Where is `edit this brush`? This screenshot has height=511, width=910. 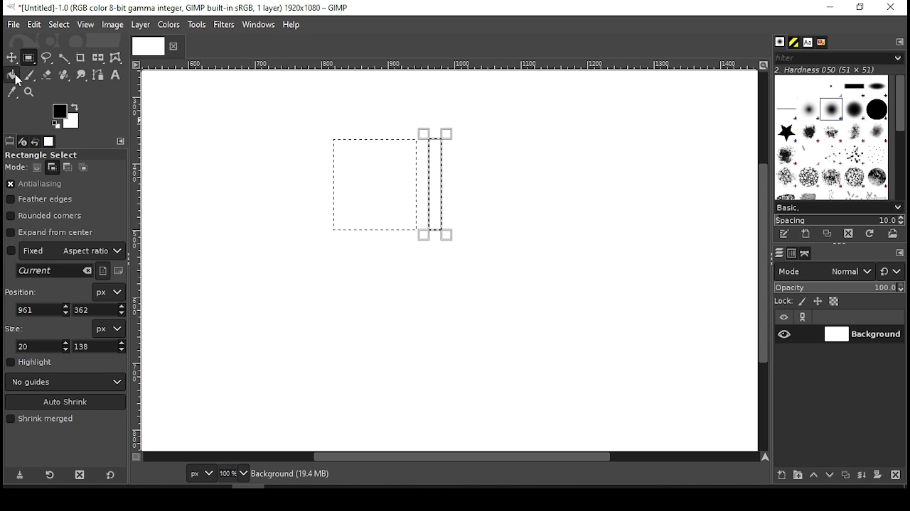 edit this brush is located at coordinates (783, 235).